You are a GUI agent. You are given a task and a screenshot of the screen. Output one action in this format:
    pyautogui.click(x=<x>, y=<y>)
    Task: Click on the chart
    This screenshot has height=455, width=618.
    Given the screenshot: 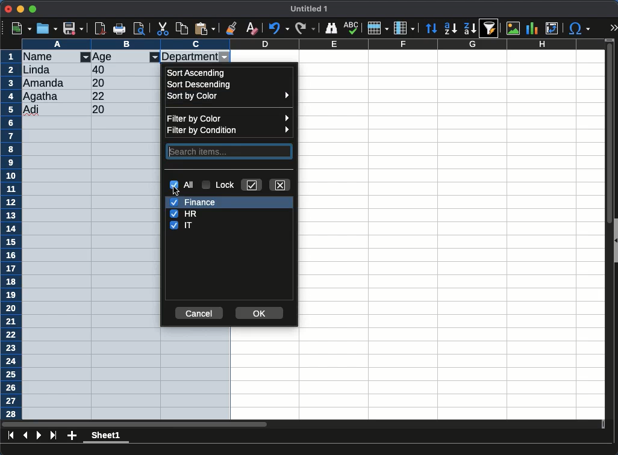 What is the action you would take?
    pyautogui.click(x=532, y=28)
    